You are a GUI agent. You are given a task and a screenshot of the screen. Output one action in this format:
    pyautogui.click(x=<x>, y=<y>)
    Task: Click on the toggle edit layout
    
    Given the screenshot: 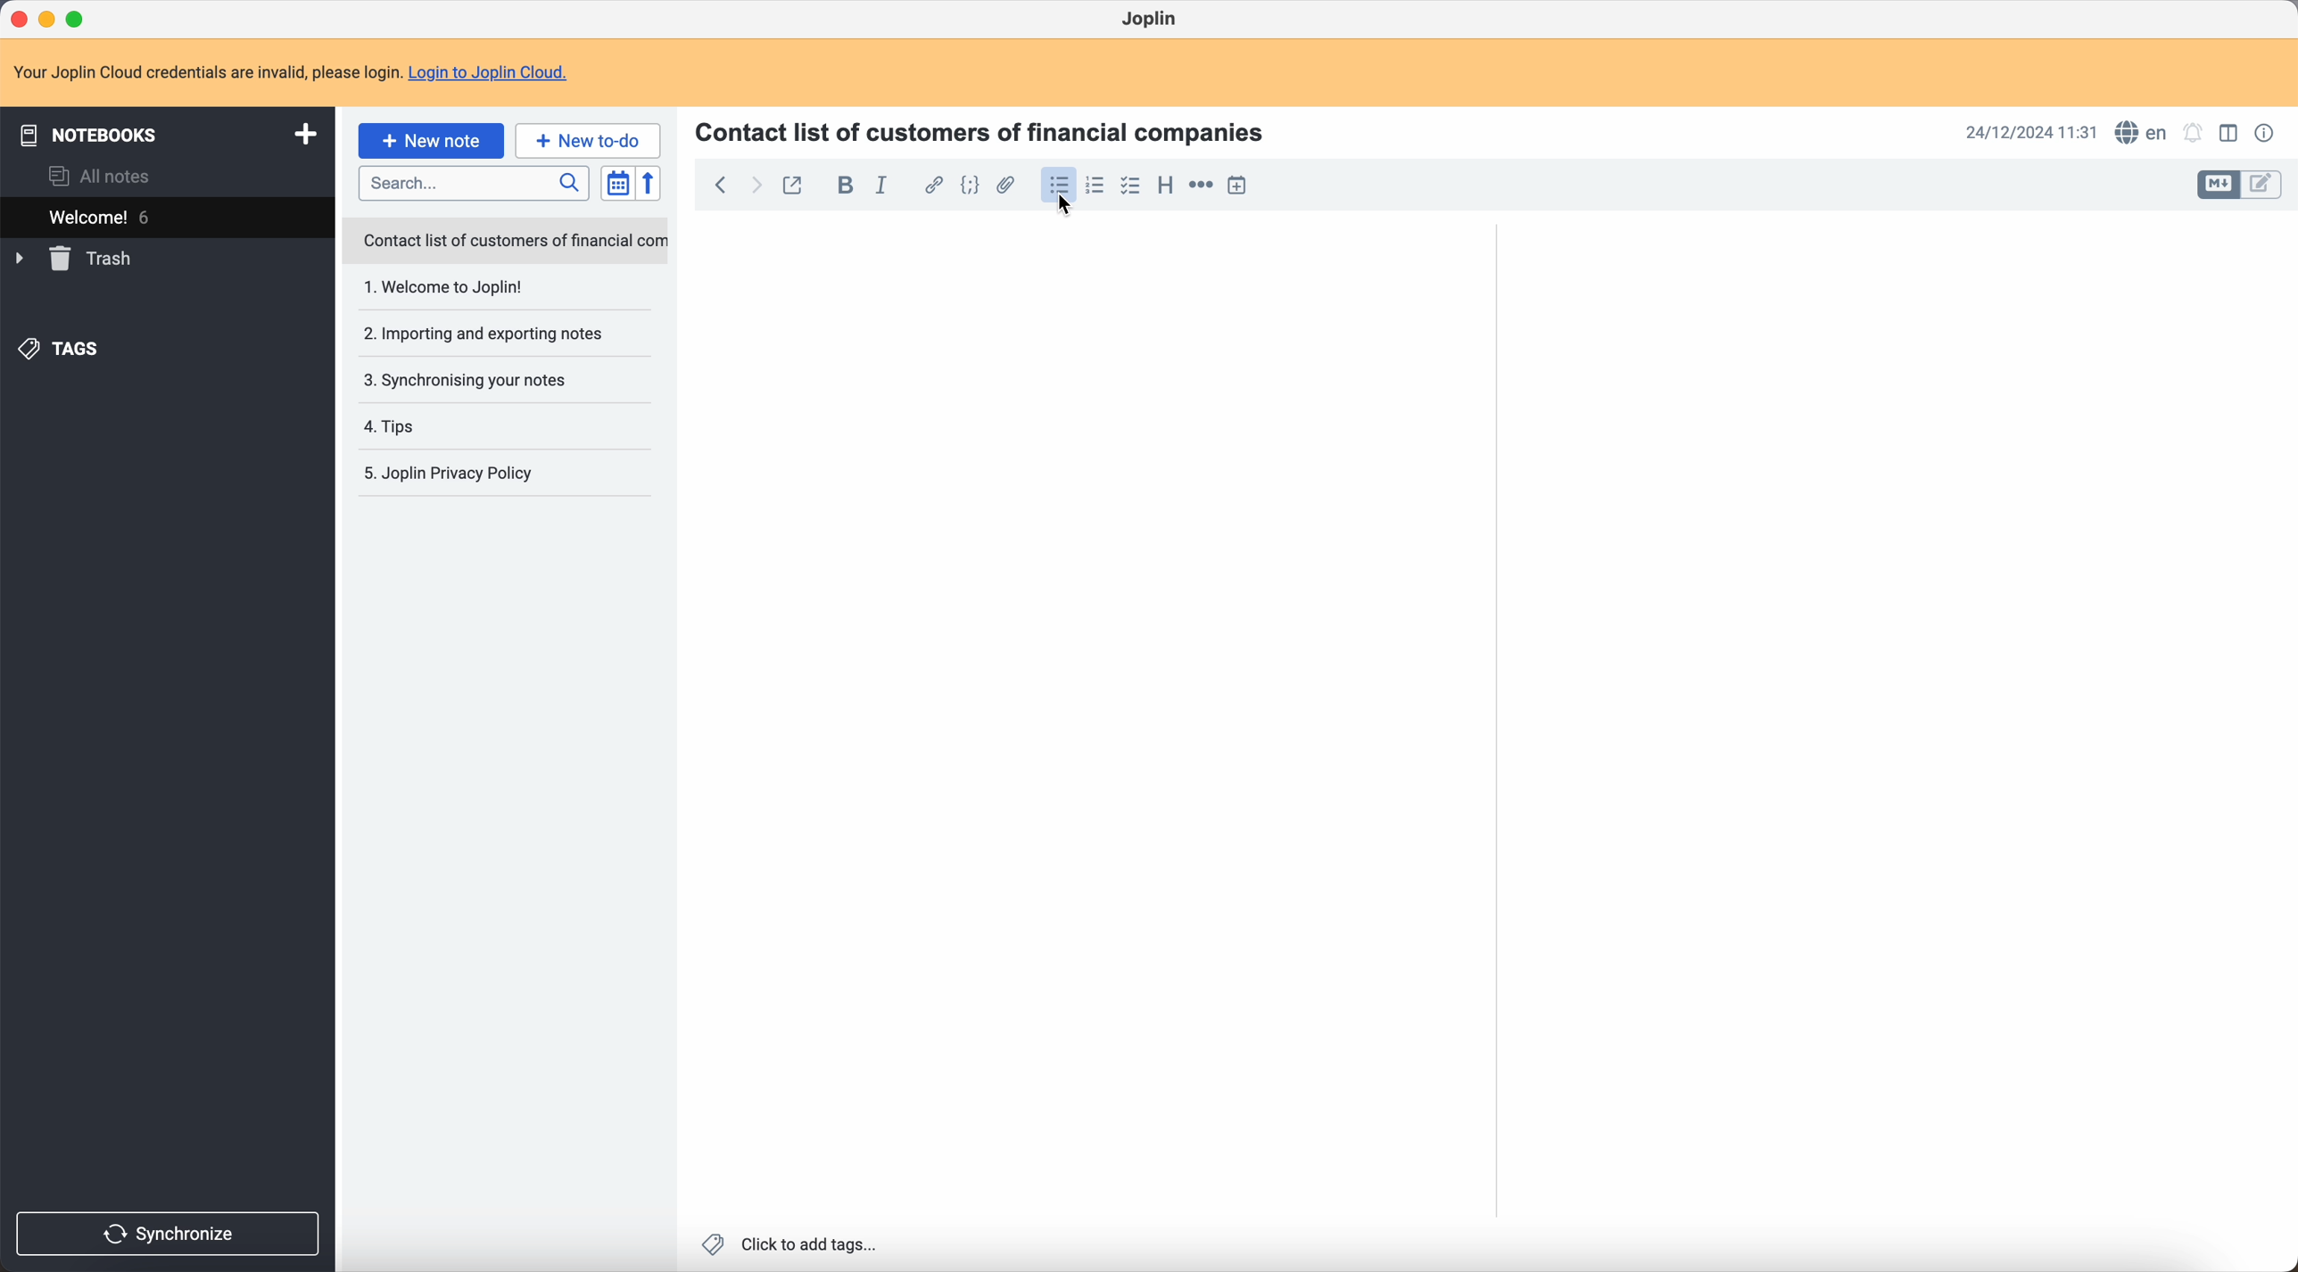 What is the action you would take?
    pyautogui.click(x=2262, y=186)
    